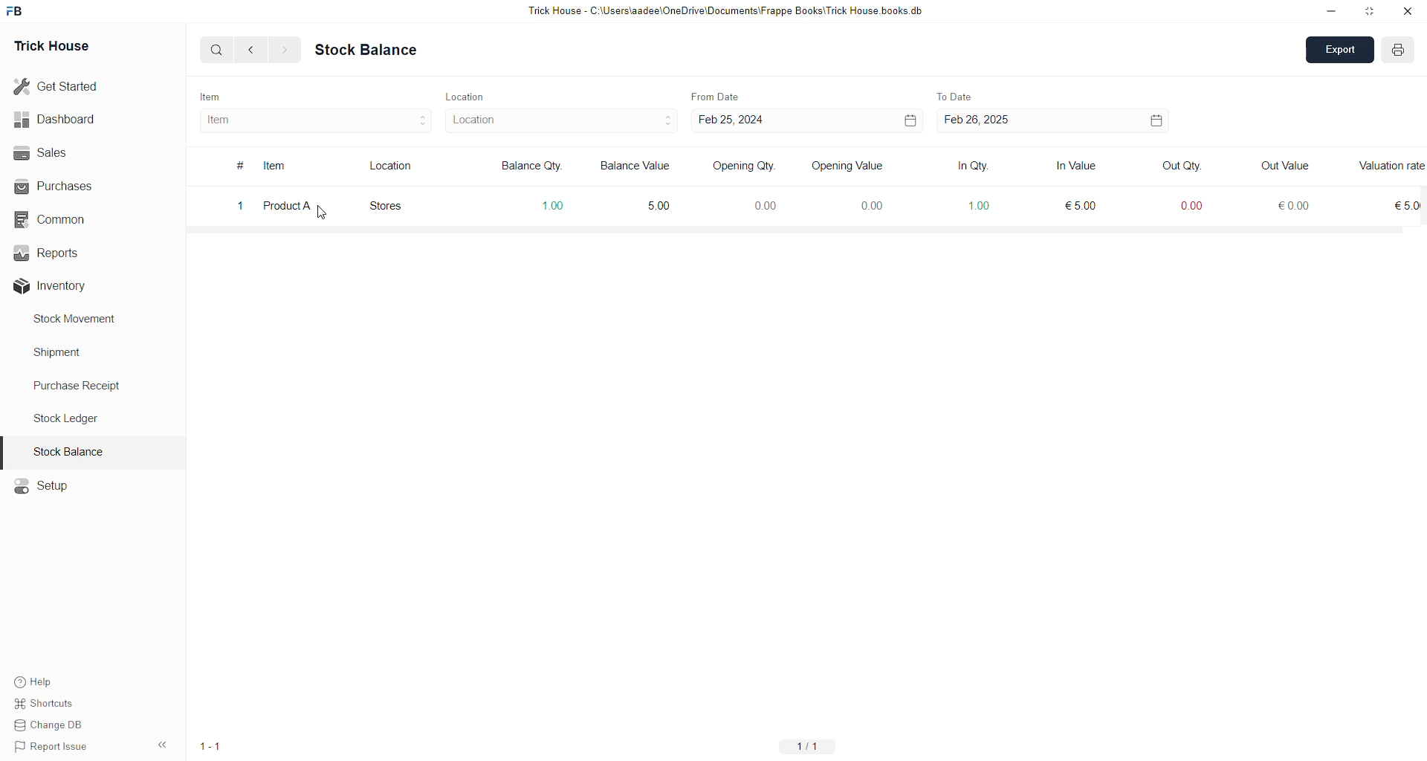  Describe the element at coordinates (70, 320) in the screenshot. I see `Stock Movement` at that location.